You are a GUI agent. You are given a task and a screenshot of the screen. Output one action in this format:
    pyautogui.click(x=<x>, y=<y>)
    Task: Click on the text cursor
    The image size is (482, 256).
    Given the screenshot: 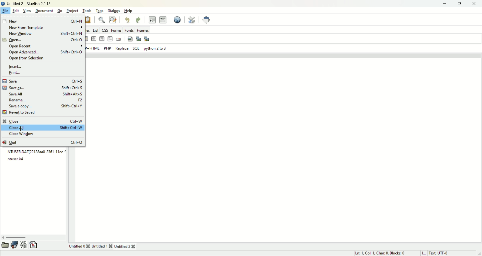 What is the action you would take?
    pyautogui.click(x=21, y=129)
    